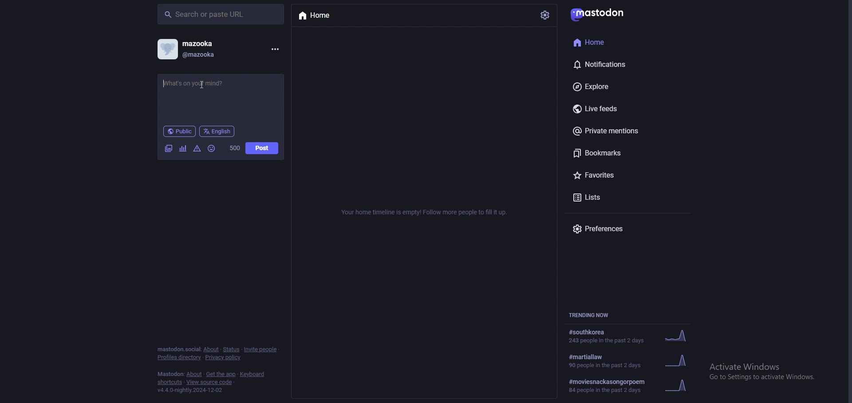 Image resolution: width=852 pixels, height=403 pixels. Describe the element at coordinates (597, 15) in the screenshot. I see `mastodon` at that location.